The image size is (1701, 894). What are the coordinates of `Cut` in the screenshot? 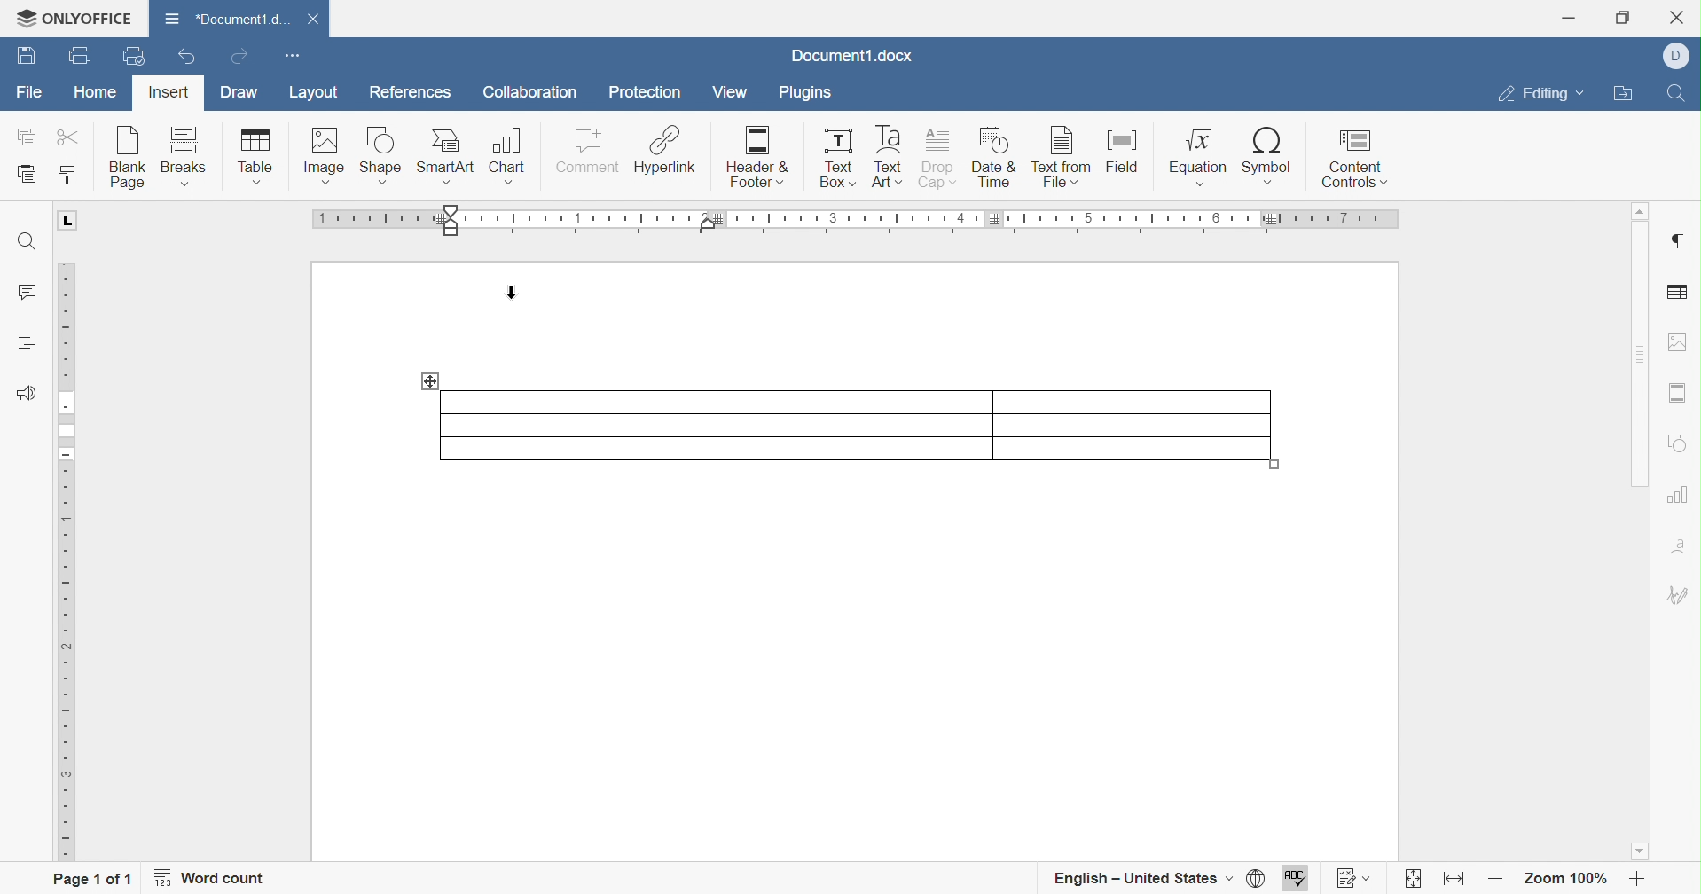 It's located at (70, 136).